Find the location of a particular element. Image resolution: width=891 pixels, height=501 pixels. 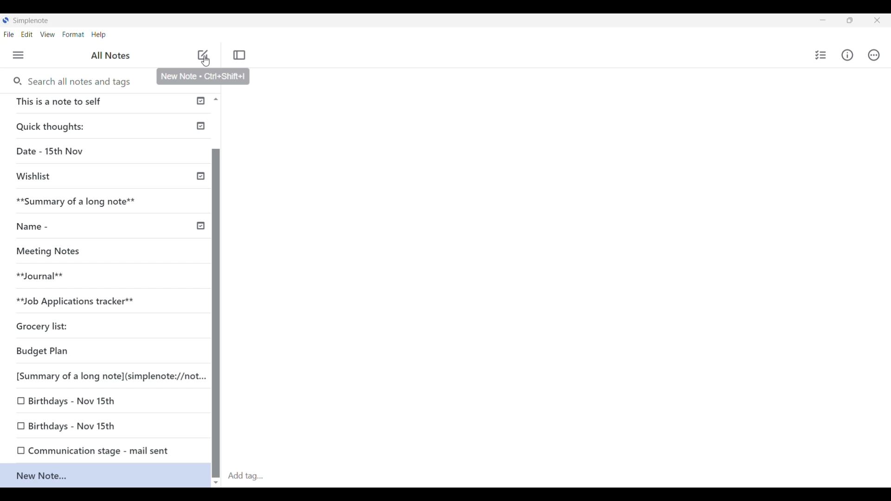

Edit menu is located at coordinates (27, 34).